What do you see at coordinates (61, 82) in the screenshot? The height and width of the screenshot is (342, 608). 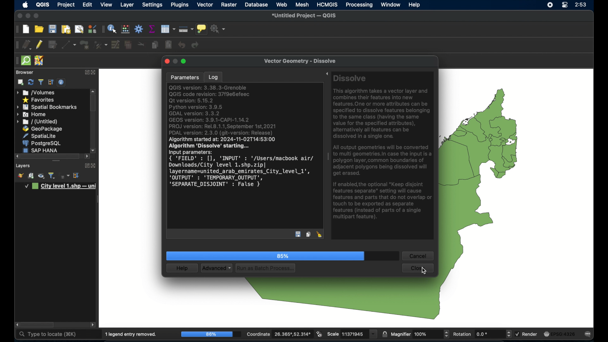 I see `enable/disable properties widget` at bounding box center [61, 82].